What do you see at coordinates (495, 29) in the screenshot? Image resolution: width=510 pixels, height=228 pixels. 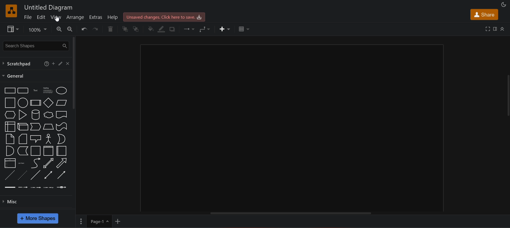 I see `format` at bounding box center [495, 29].